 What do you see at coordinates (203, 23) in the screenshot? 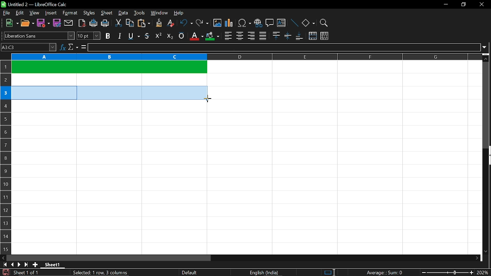
I see `redo` at bounding box center [203, 23].